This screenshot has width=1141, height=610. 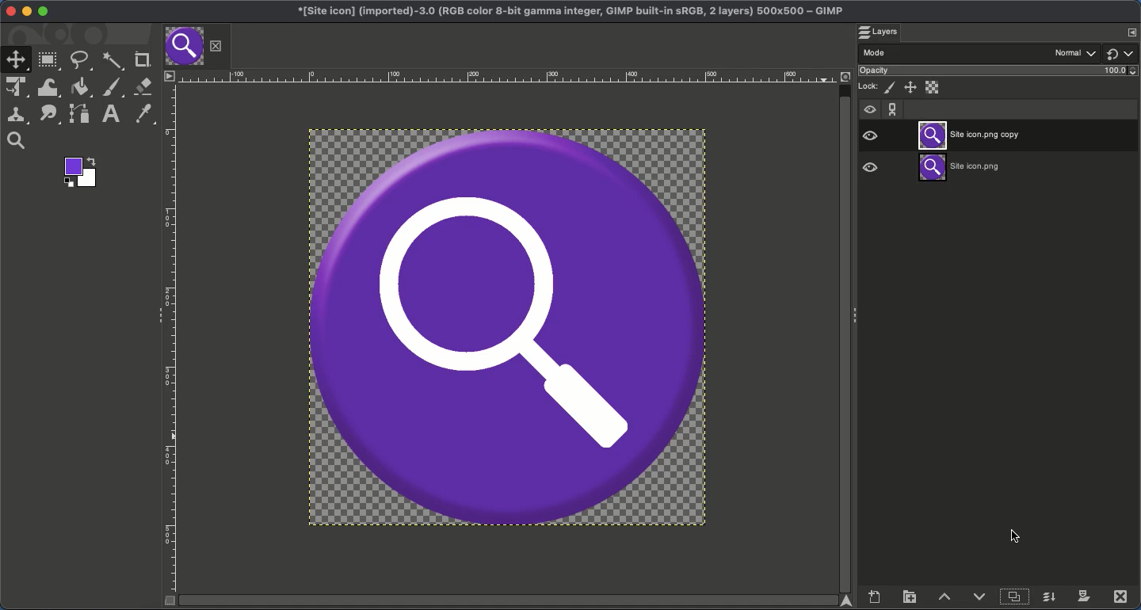 What do you see at coordinates (168, 75) in the screenshot?
I see `Menu` at bounding box center [168, 75].